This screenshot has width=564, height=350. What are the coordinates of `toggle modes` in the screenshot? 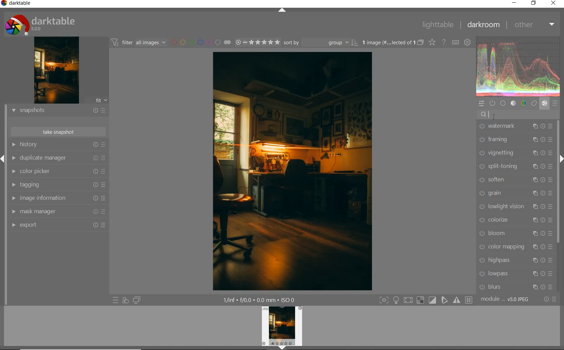 It's located at (426, 299).